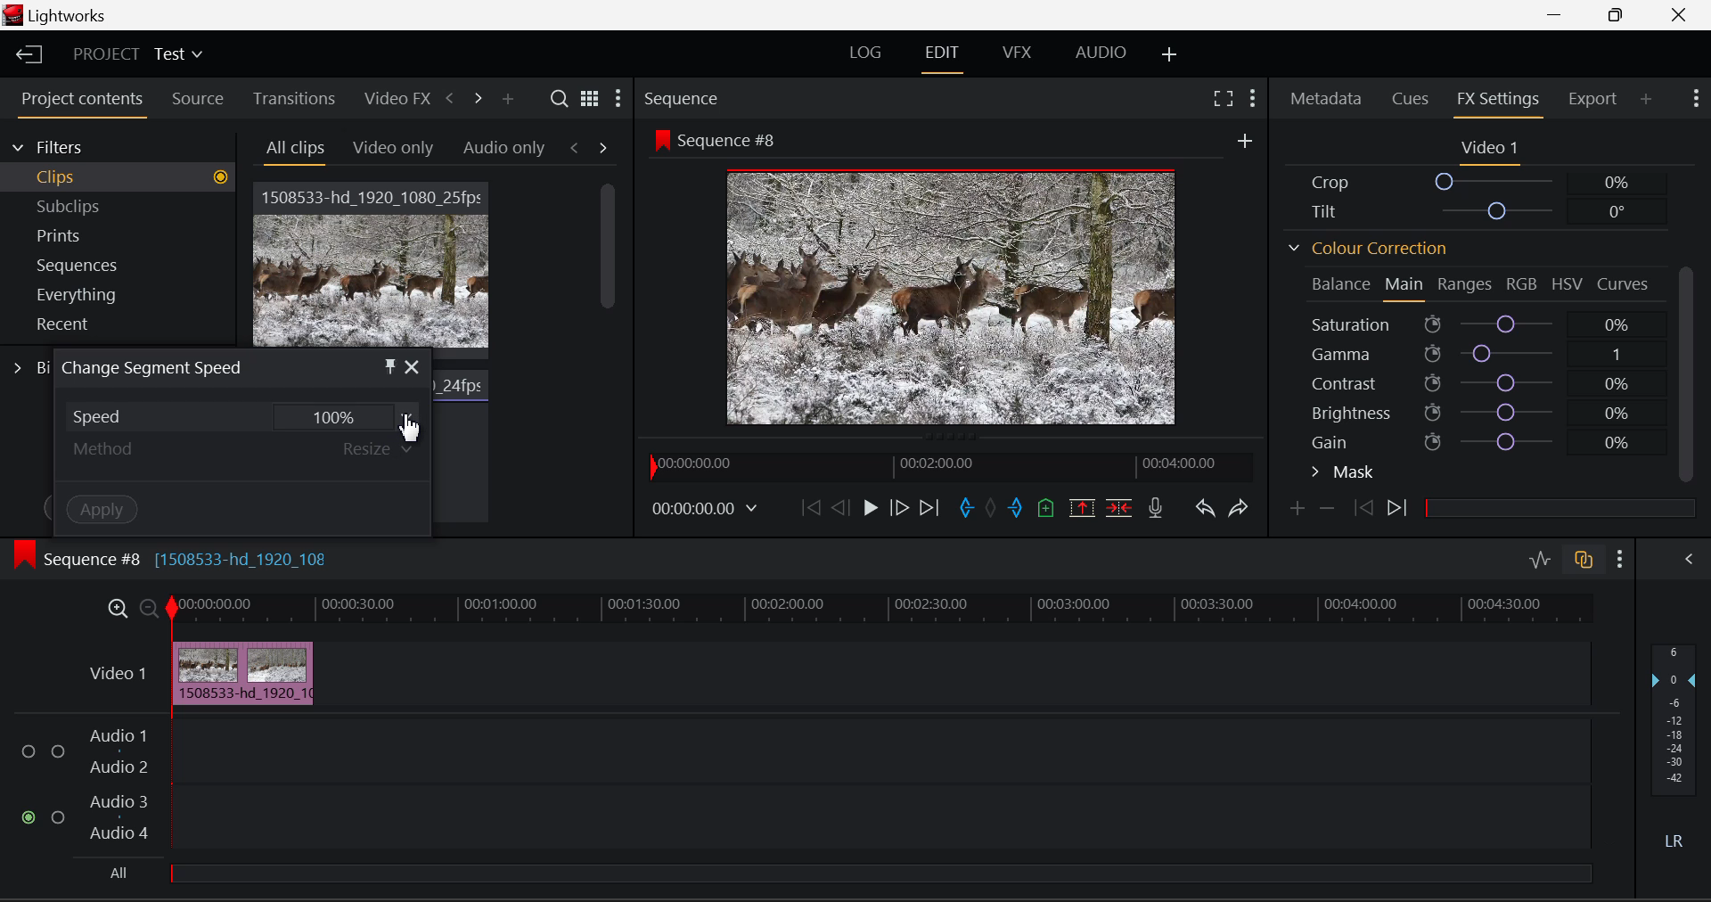 The width and height of the screenshot is (1711, 902). Describe the element at coordinates (1475, 355) in the screenshot. I see `Gamma` at that location.